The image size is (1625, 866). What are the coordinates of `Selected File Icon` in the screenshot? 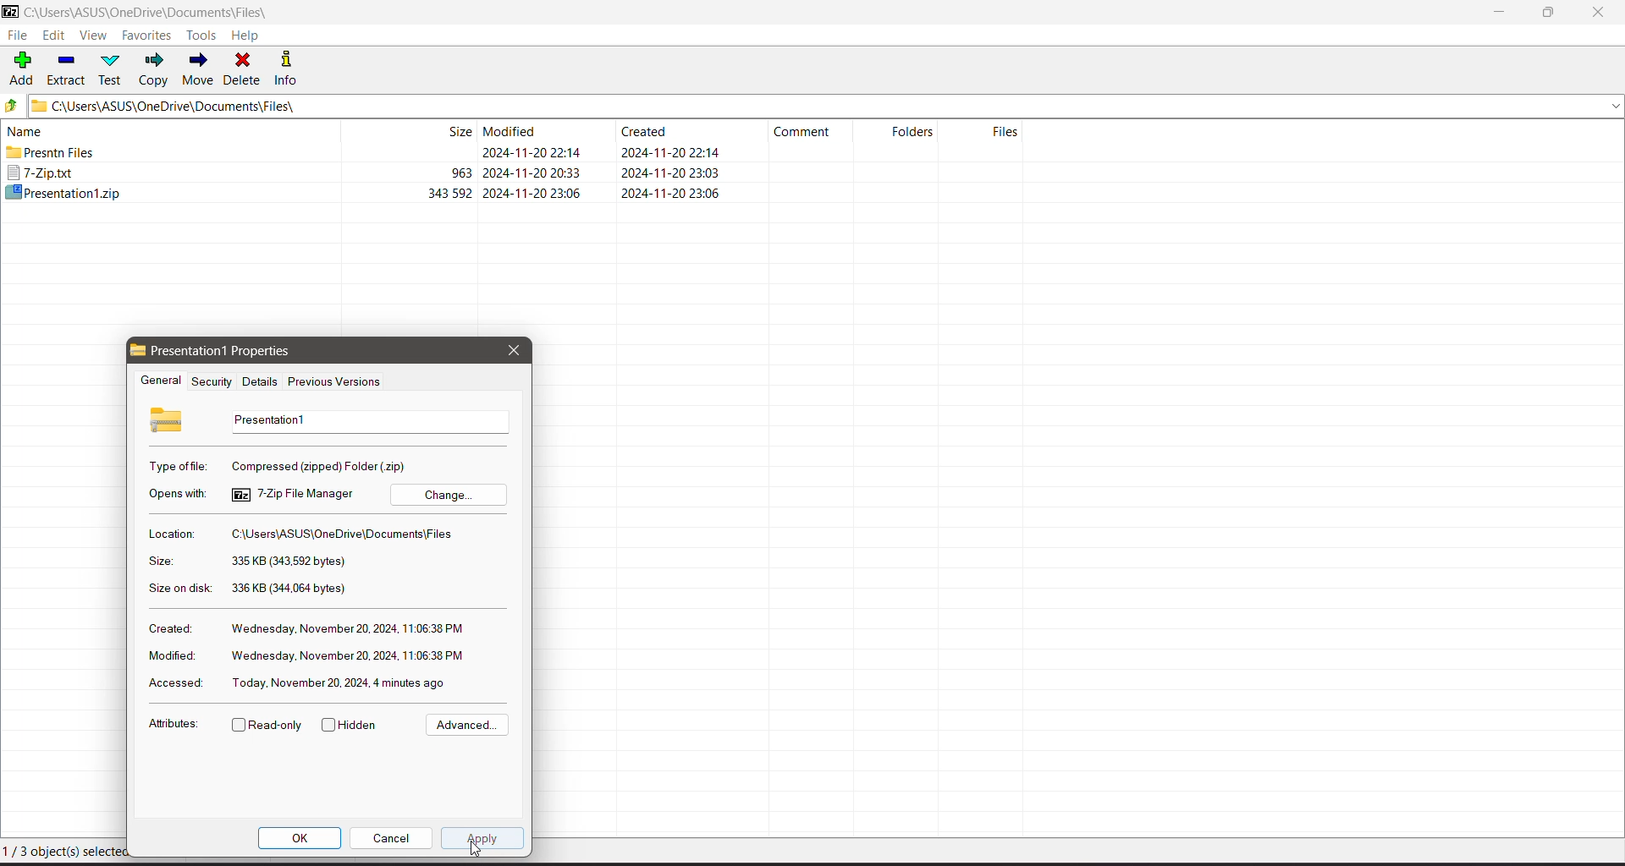 It's located at (168, 419).